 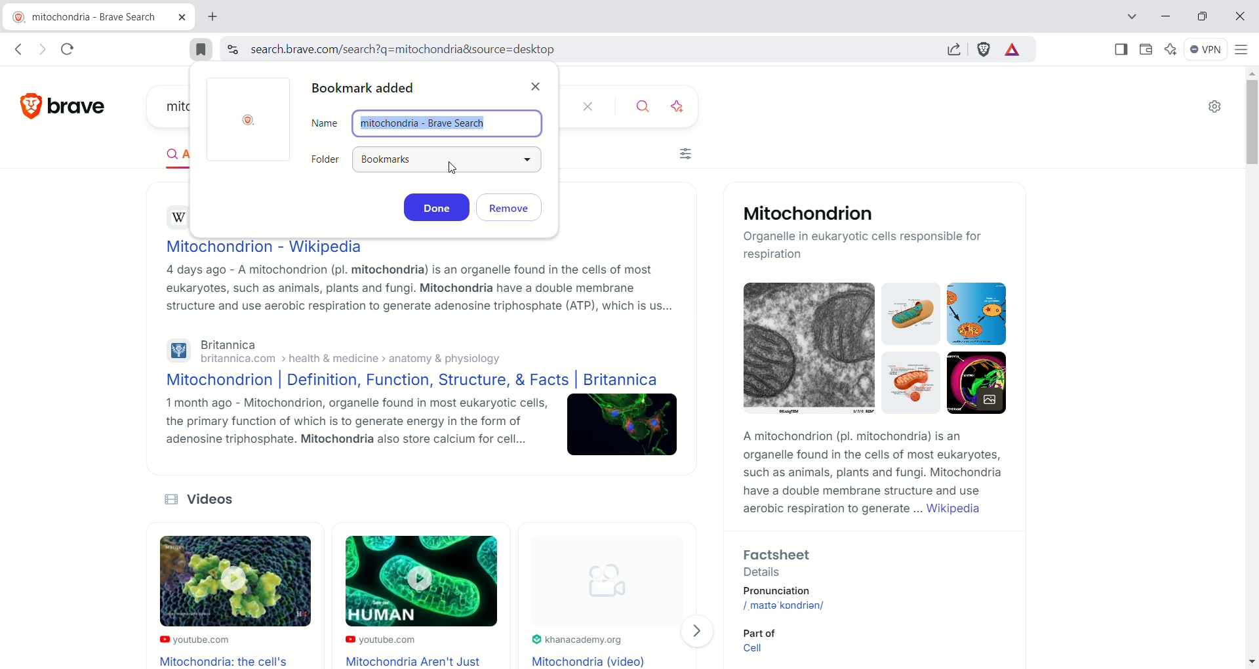 What do you see at coordinates (757, 632) in the screenshot?
I see `Part of` at bounding box center [757, 632].